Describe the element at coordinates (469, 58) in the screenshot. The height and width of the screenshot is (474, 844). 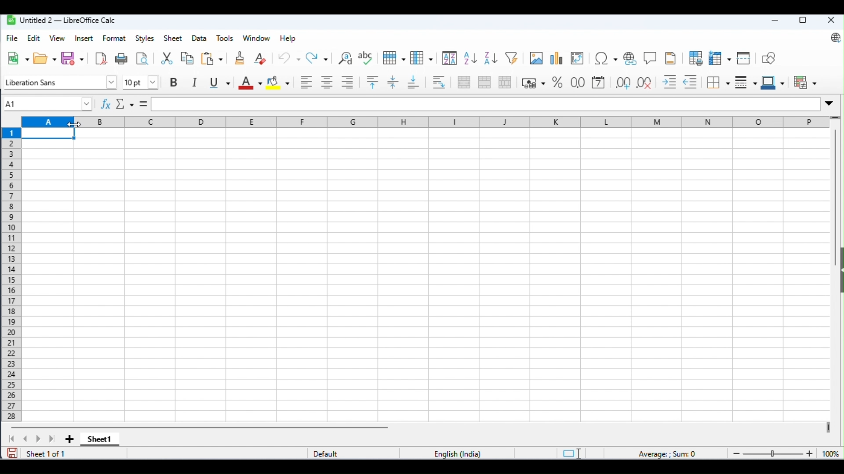
I see `sort ascending` at that location.